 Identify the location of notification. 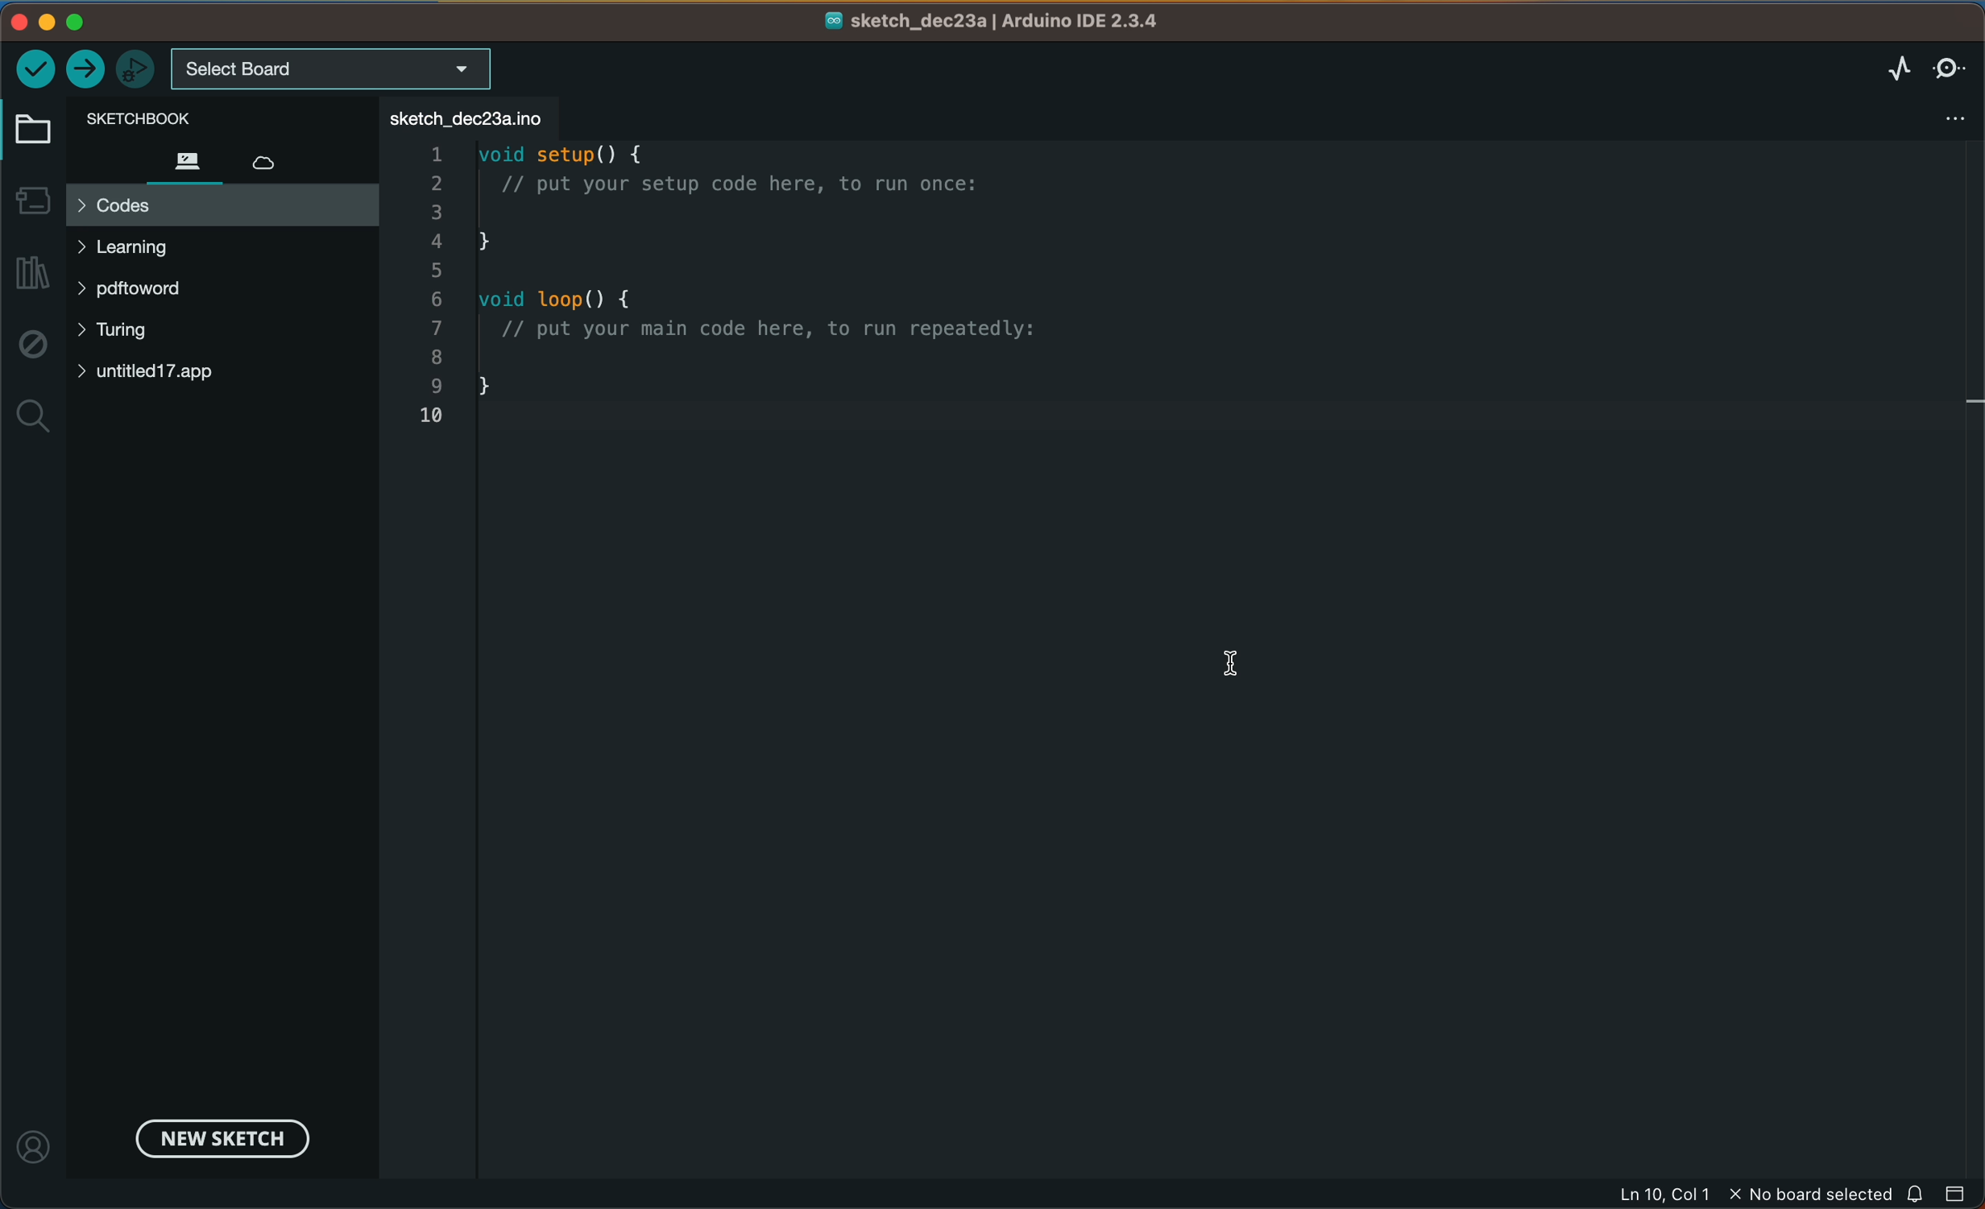
(1918, 1194).